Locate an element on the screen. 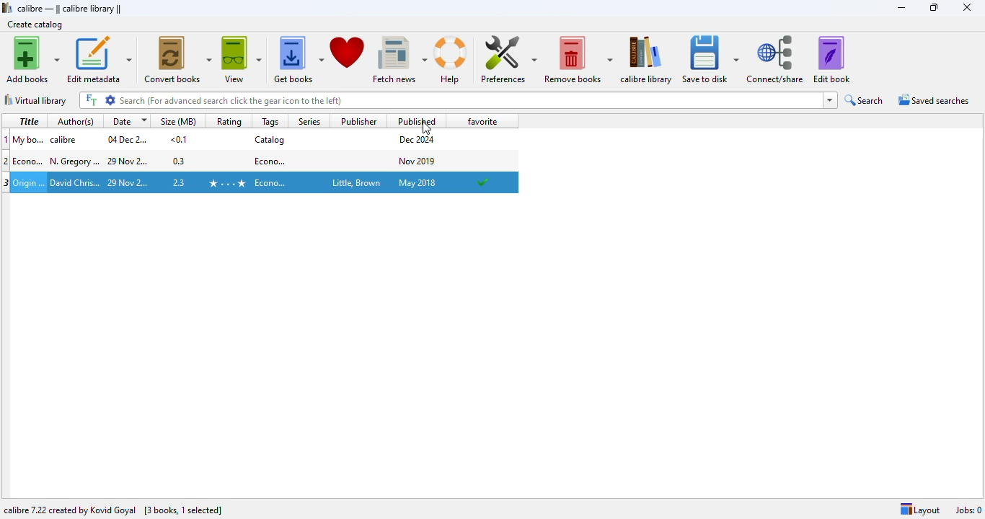  publish date is located at coordinates (417, 140).